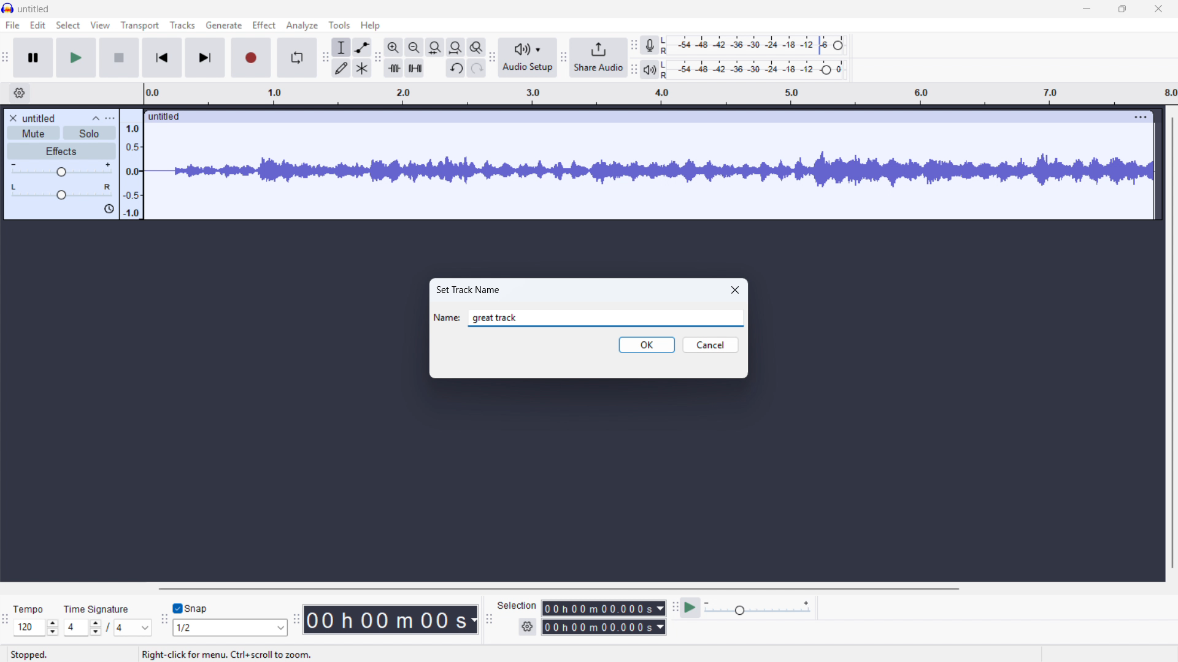 This screenshot has width=1178, height=662. What do you see at coordinates (36, 628) in the screenshot?
I see `Set tempo ` at bounding box center [36, 628].